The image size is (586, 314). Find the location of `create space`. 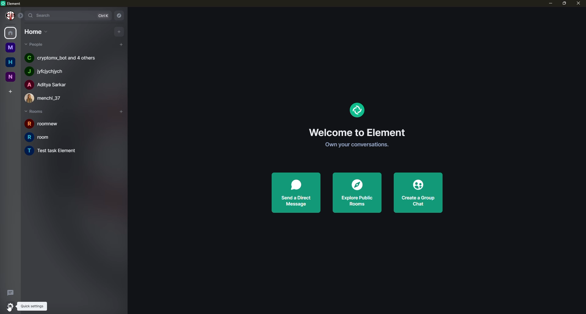

create space is located at coordinates (10, 91).